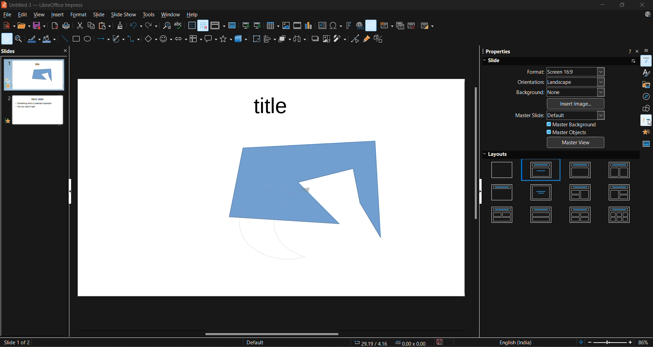 The image size is (653, 347). Describe the element at coordinates (624, 5) in the screenshot. I see `maximize` at that location.